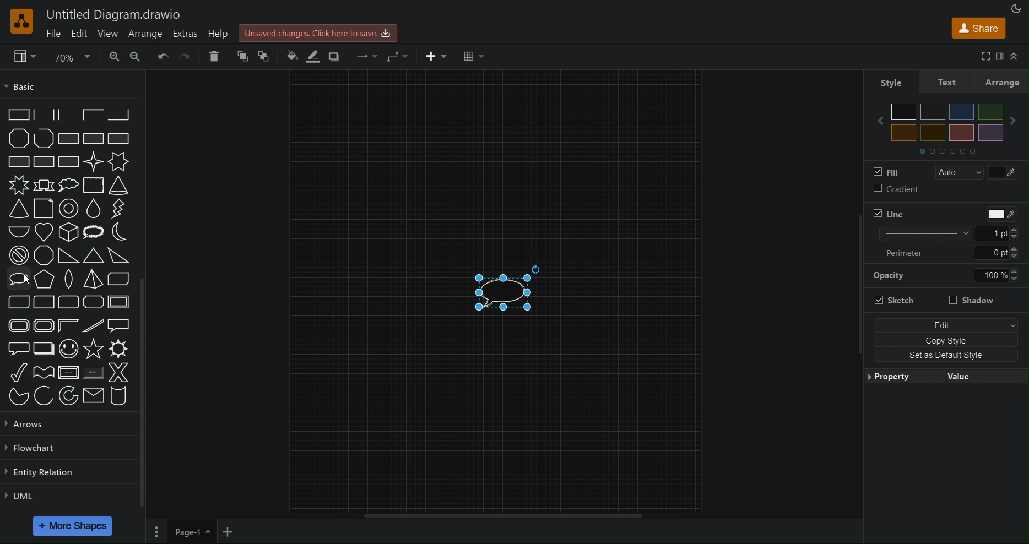 This screenshot has height=544, width=1029. I want to click on Canvas, so click(497, 163).